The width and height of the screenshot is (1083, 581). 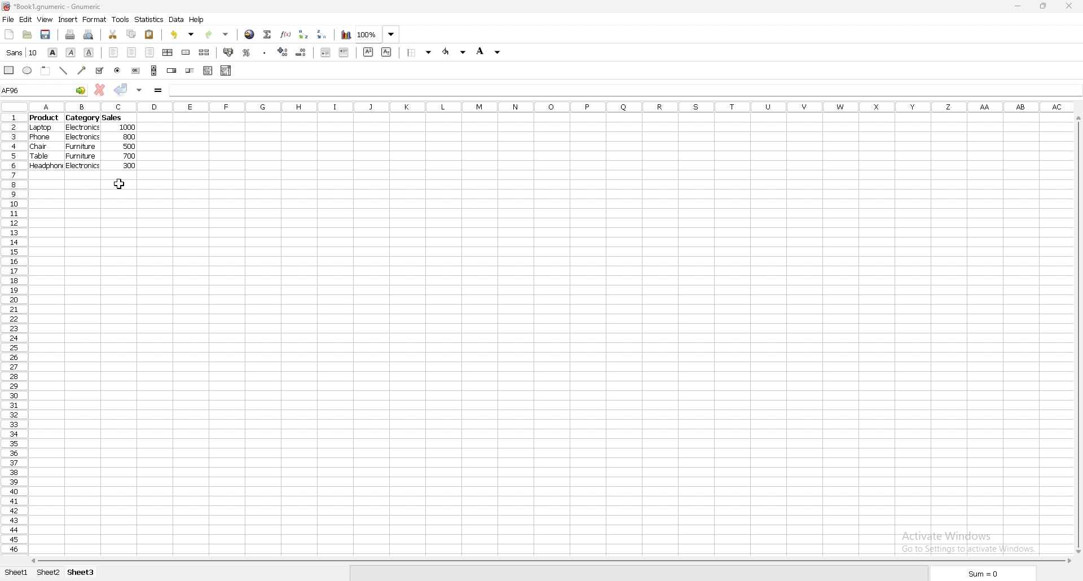 What do you see at coordinates (196, 19) in the screenshot?
I see `help` at bounding box center [196, 19].